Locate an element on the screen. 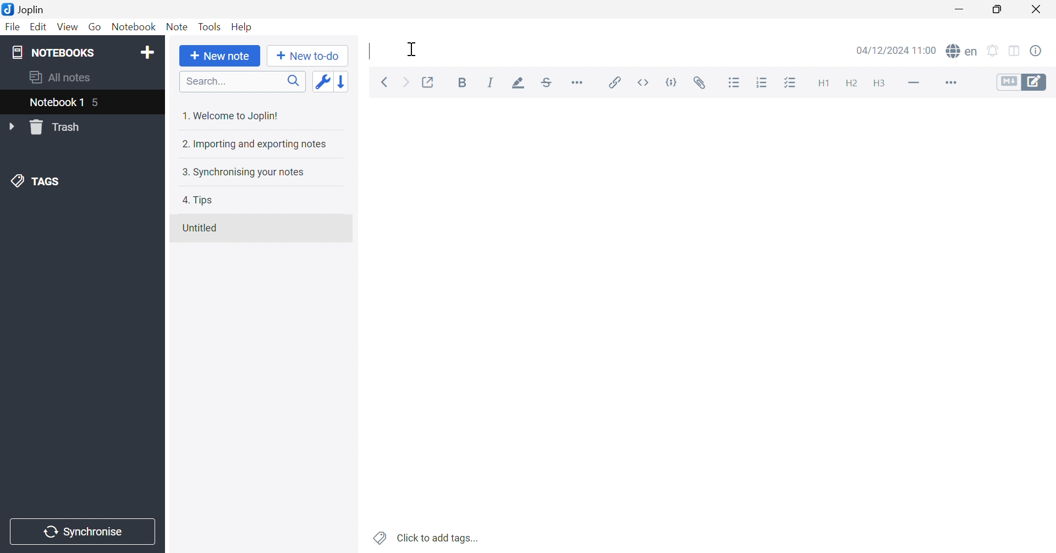  Bulleted list is located at coordinates (734, 83).